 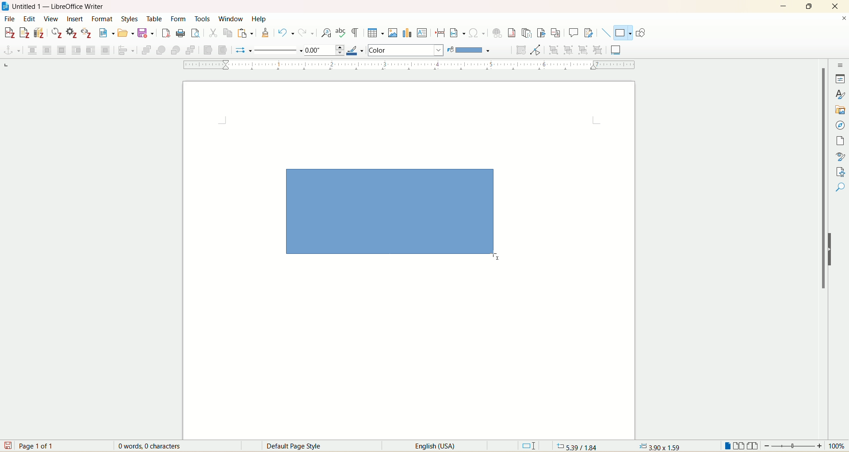 What do you see at coordinates (357, 50) in the screenshot?
I see `line color` at bounding box center [357, 50].